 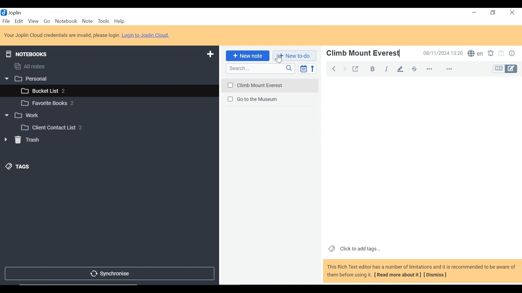 What do you see at coordinates (278, 59) in the screenshot?
I see `cursor` at bounding box center [278, 59].